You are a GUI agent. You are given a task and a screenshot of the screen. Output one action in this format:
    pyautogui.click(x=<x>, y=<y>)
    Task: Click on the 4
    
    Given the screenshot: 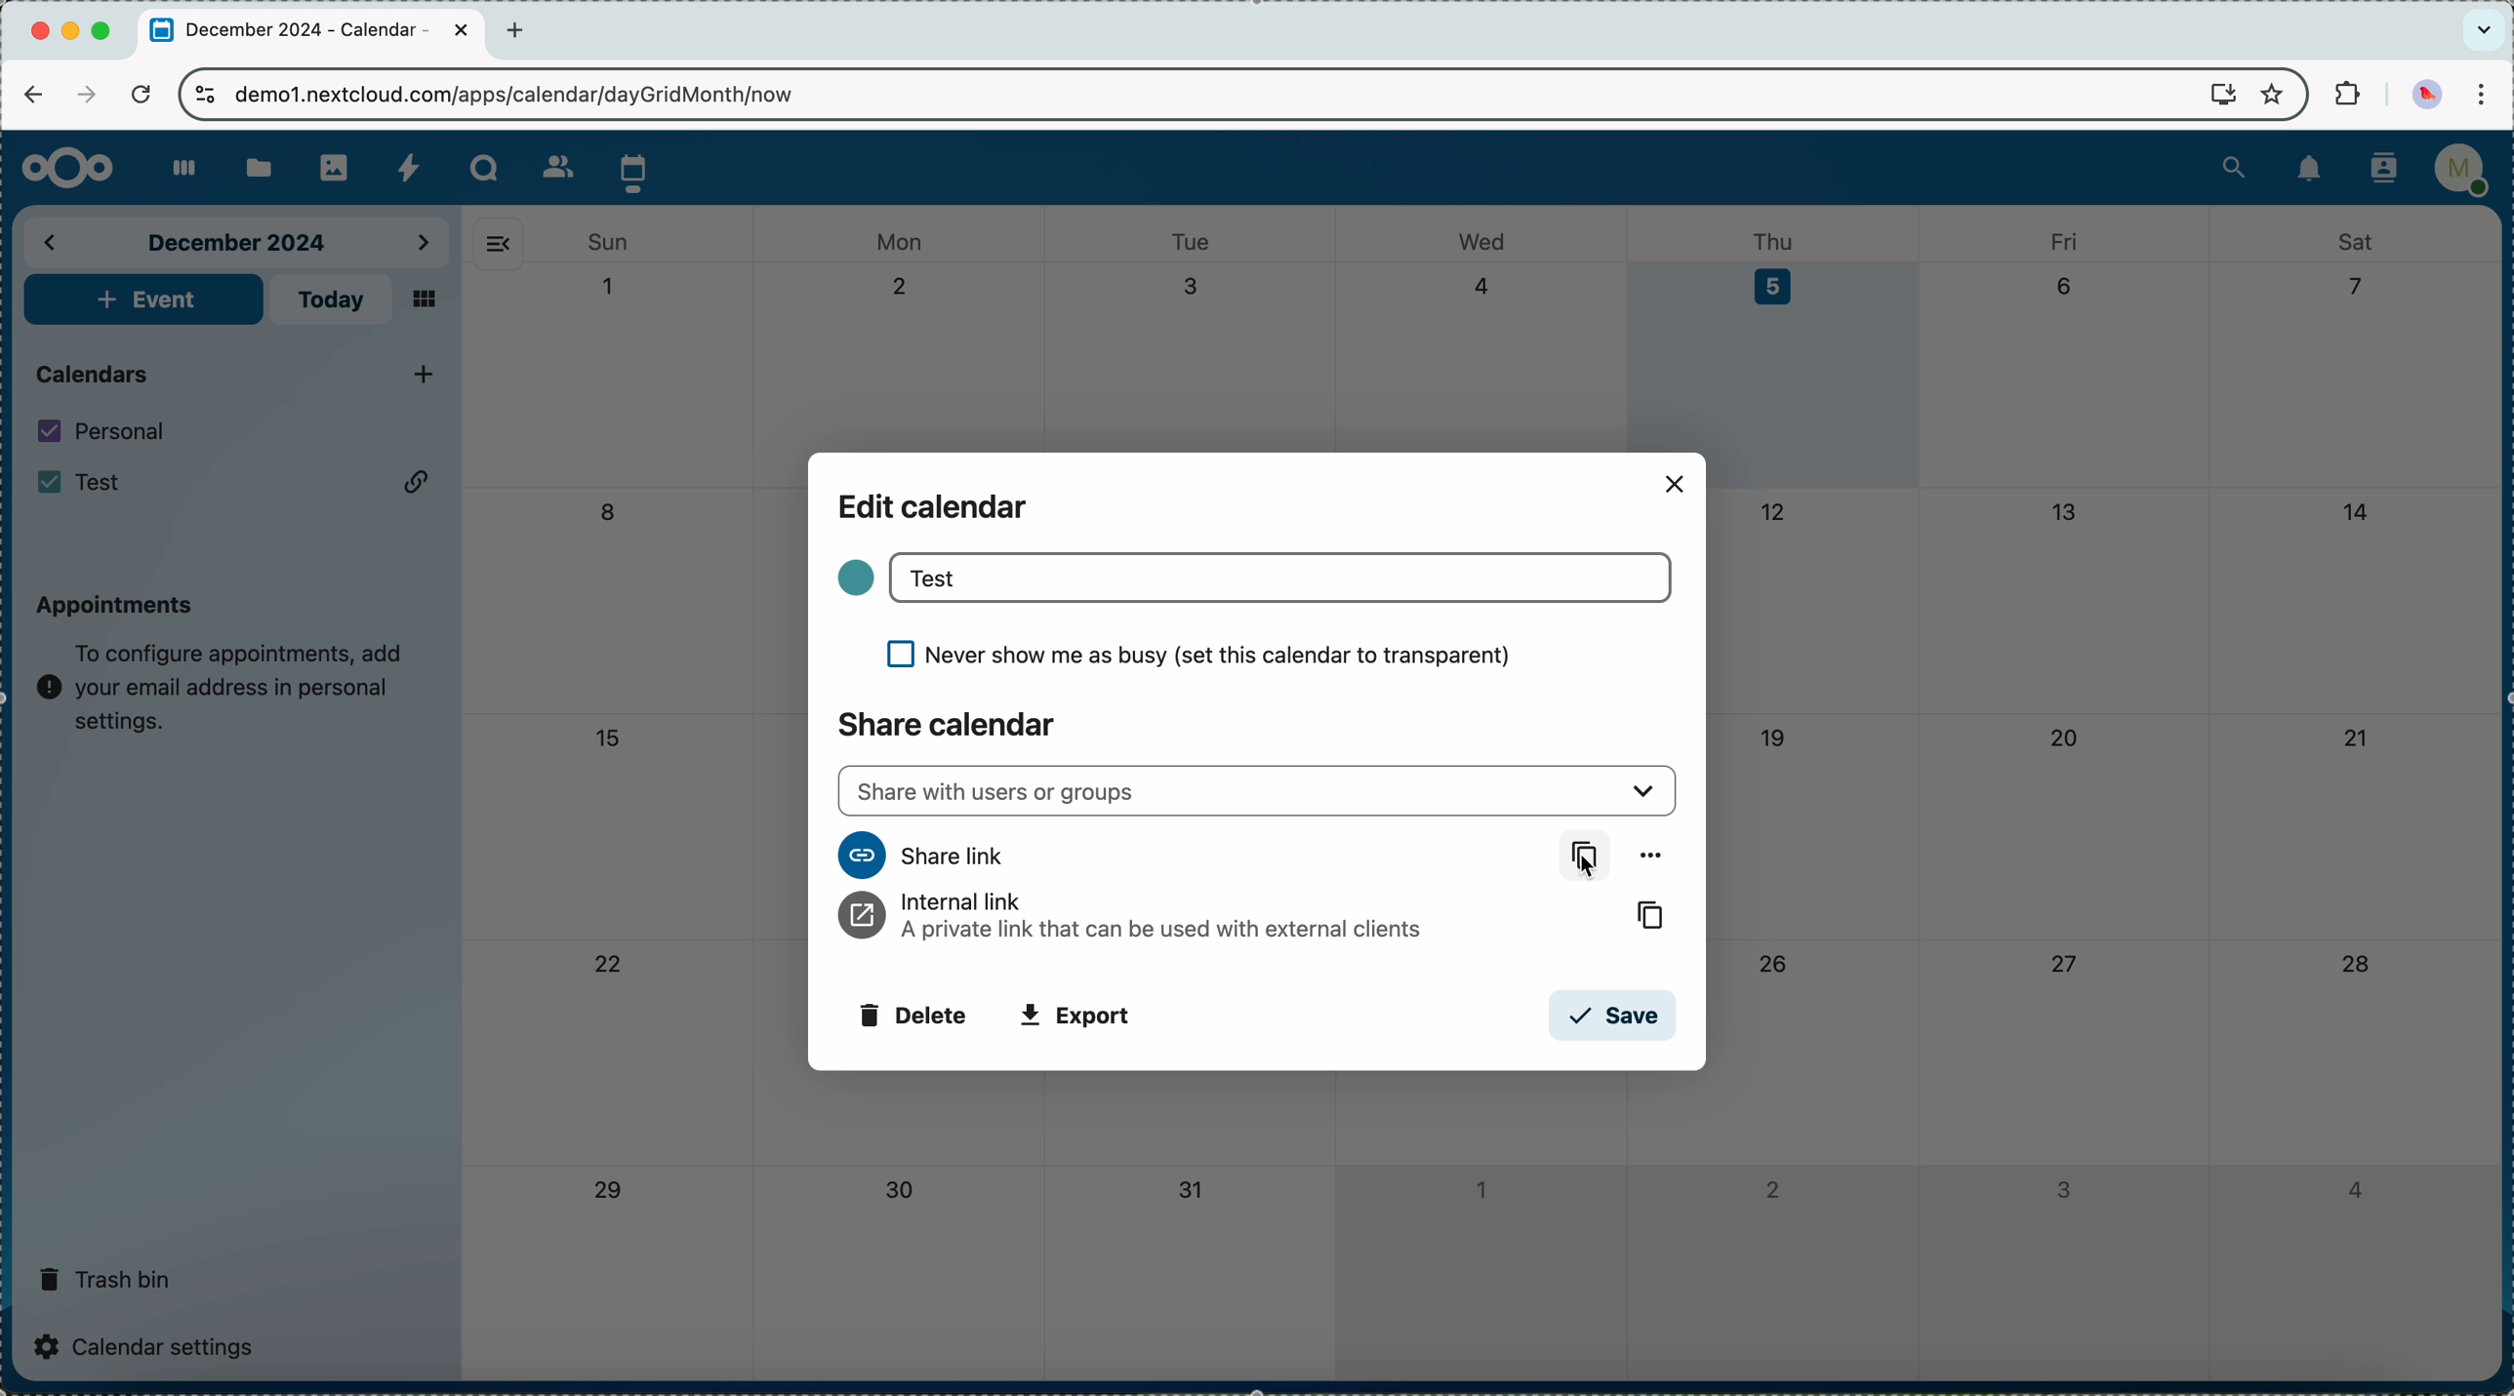 What is the action you would take?
    pyautogui.click(x=1483, y=285)
    